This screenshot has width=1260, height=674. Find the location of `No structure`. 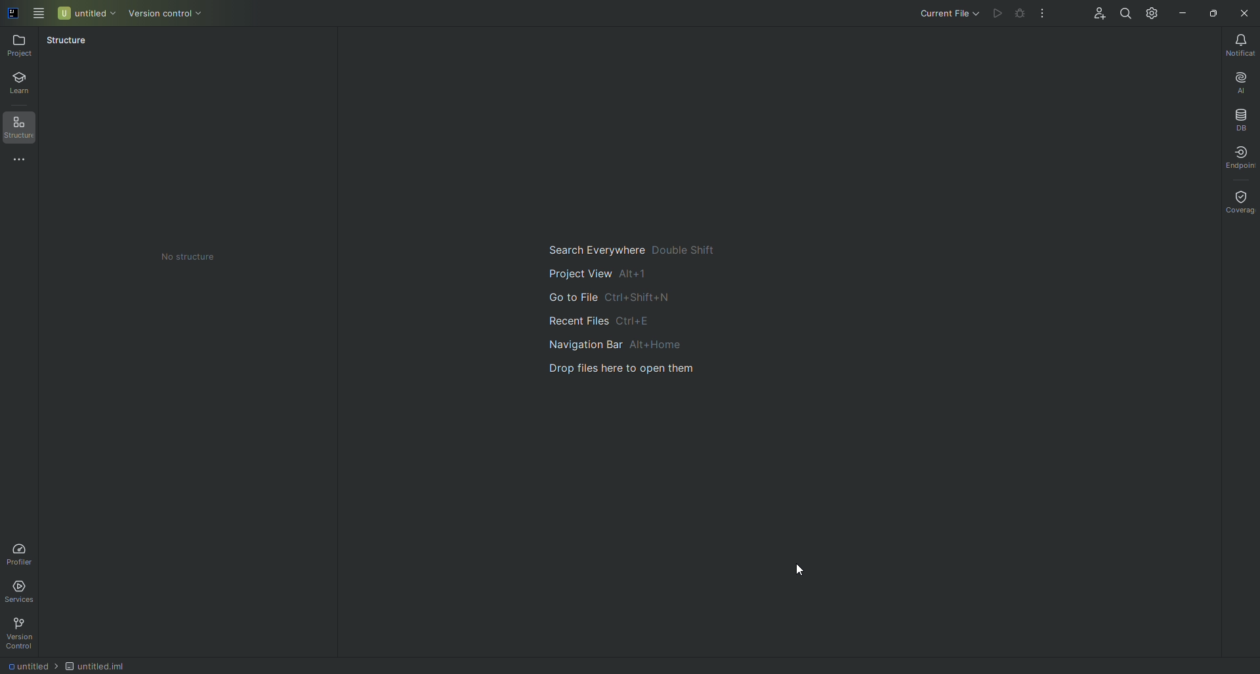

No structure is located at coordinates (189, 258).